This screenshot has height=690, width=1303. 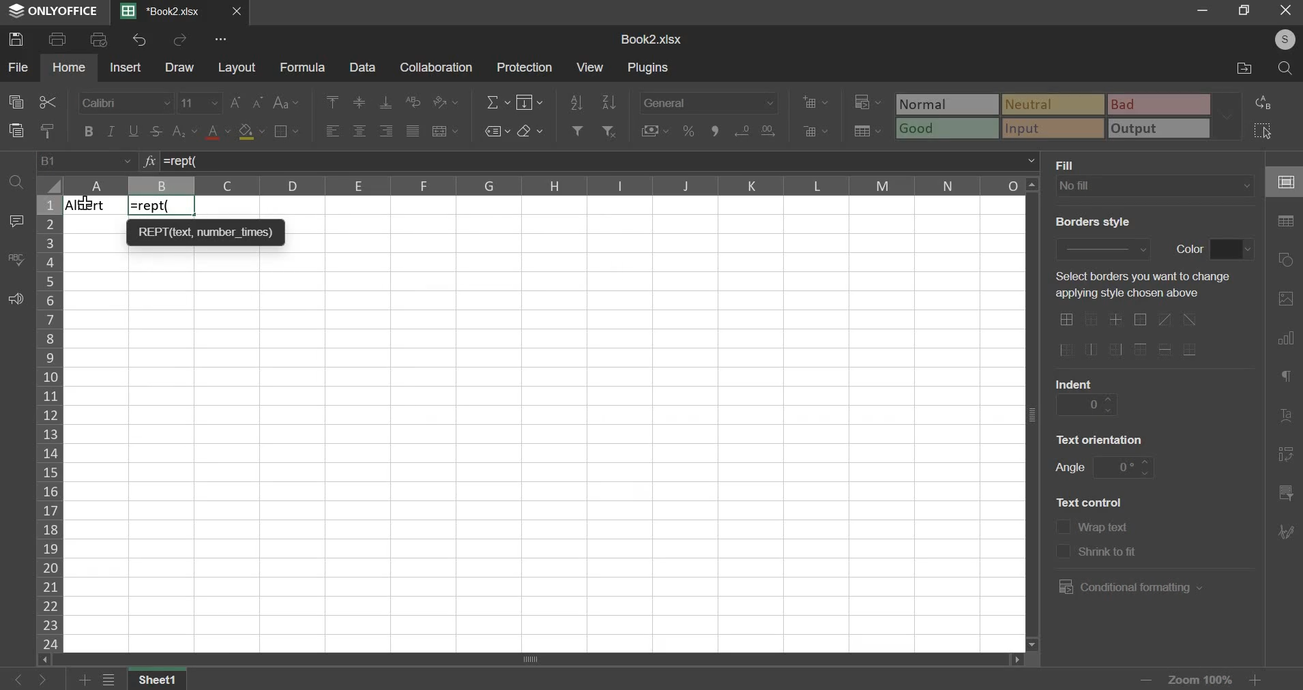 What do you see at coordinates (1283, 181) in the screenshot?
I see `cell settings` at bounding box center [1283, 181].